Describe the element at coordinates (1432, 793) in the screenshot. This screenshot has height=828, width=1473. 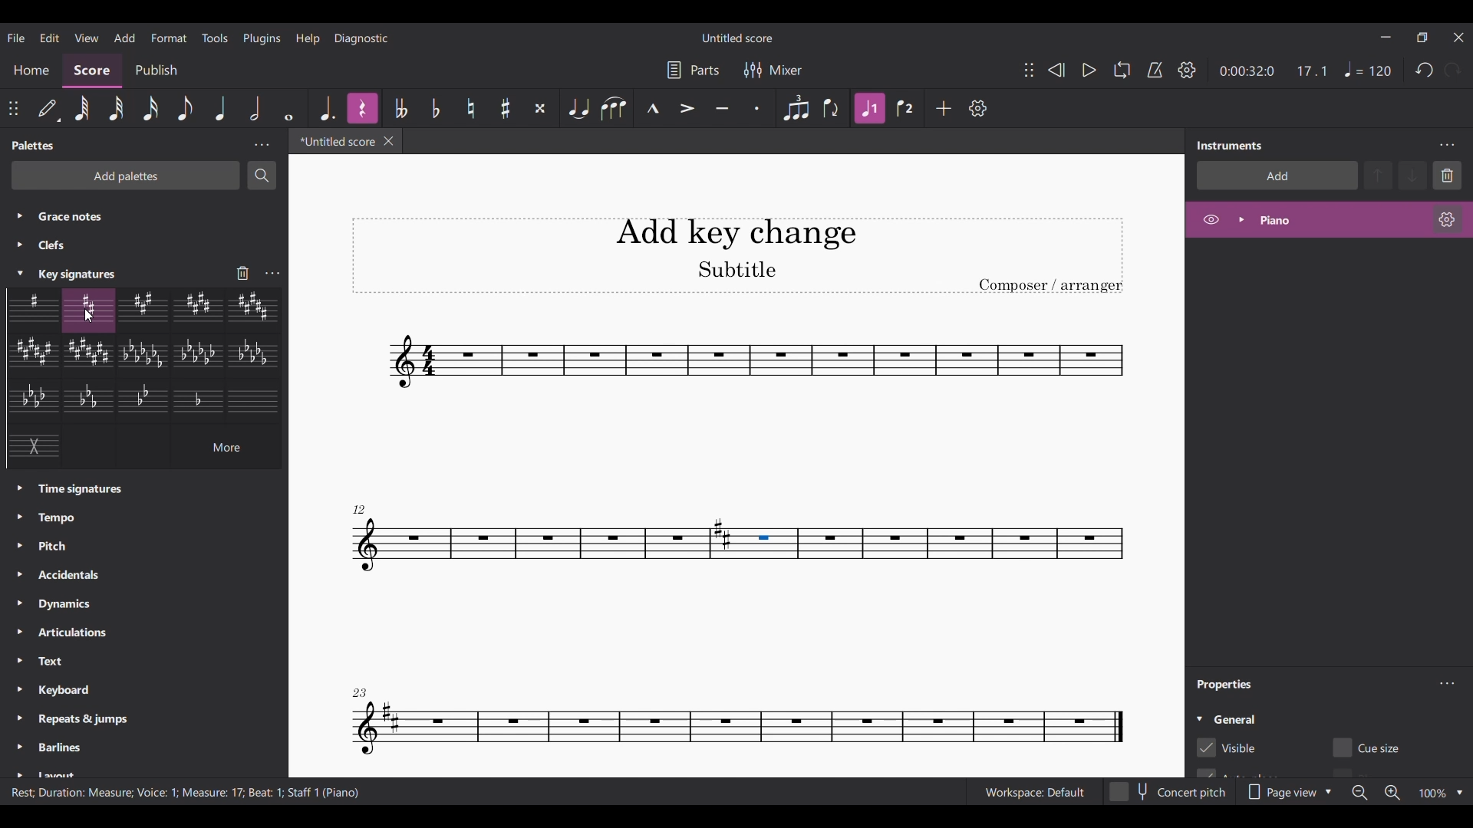
I see `Current zoom factor` at that location.